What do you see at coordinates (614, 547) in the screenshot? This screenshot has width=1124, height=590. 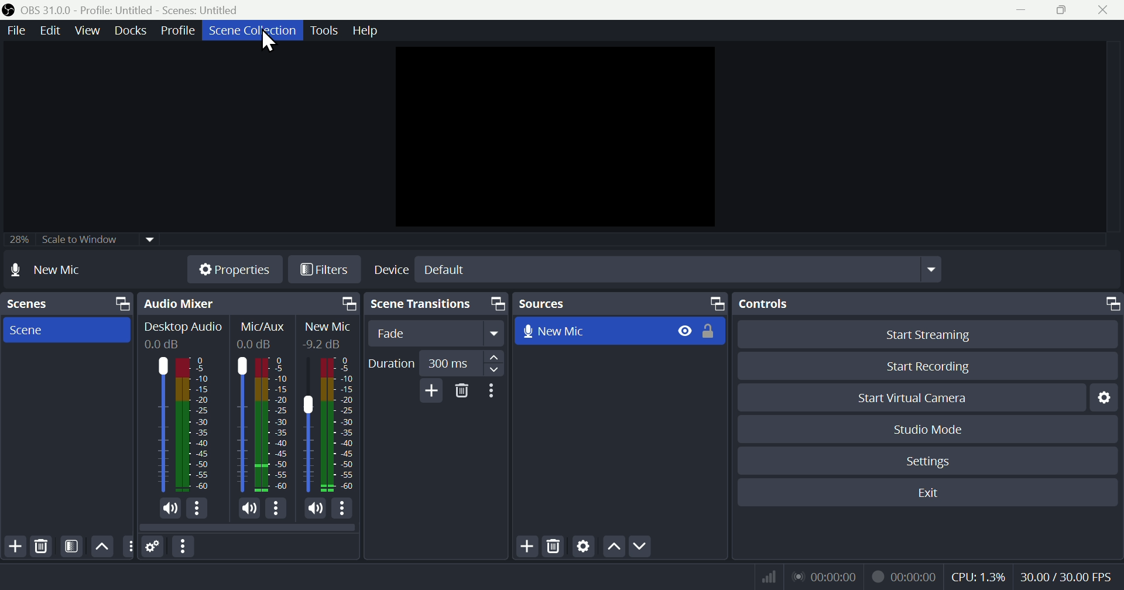 I see `up` at bounding box center [614, 547].